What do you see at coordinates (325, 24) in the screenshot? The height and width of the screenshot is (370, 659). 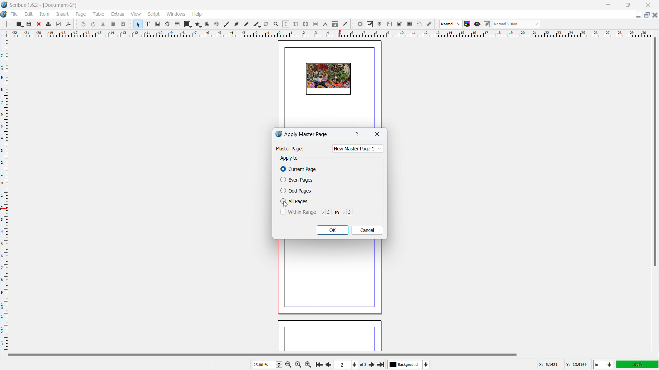 I see `measurement` at bounding box center [325, 24].